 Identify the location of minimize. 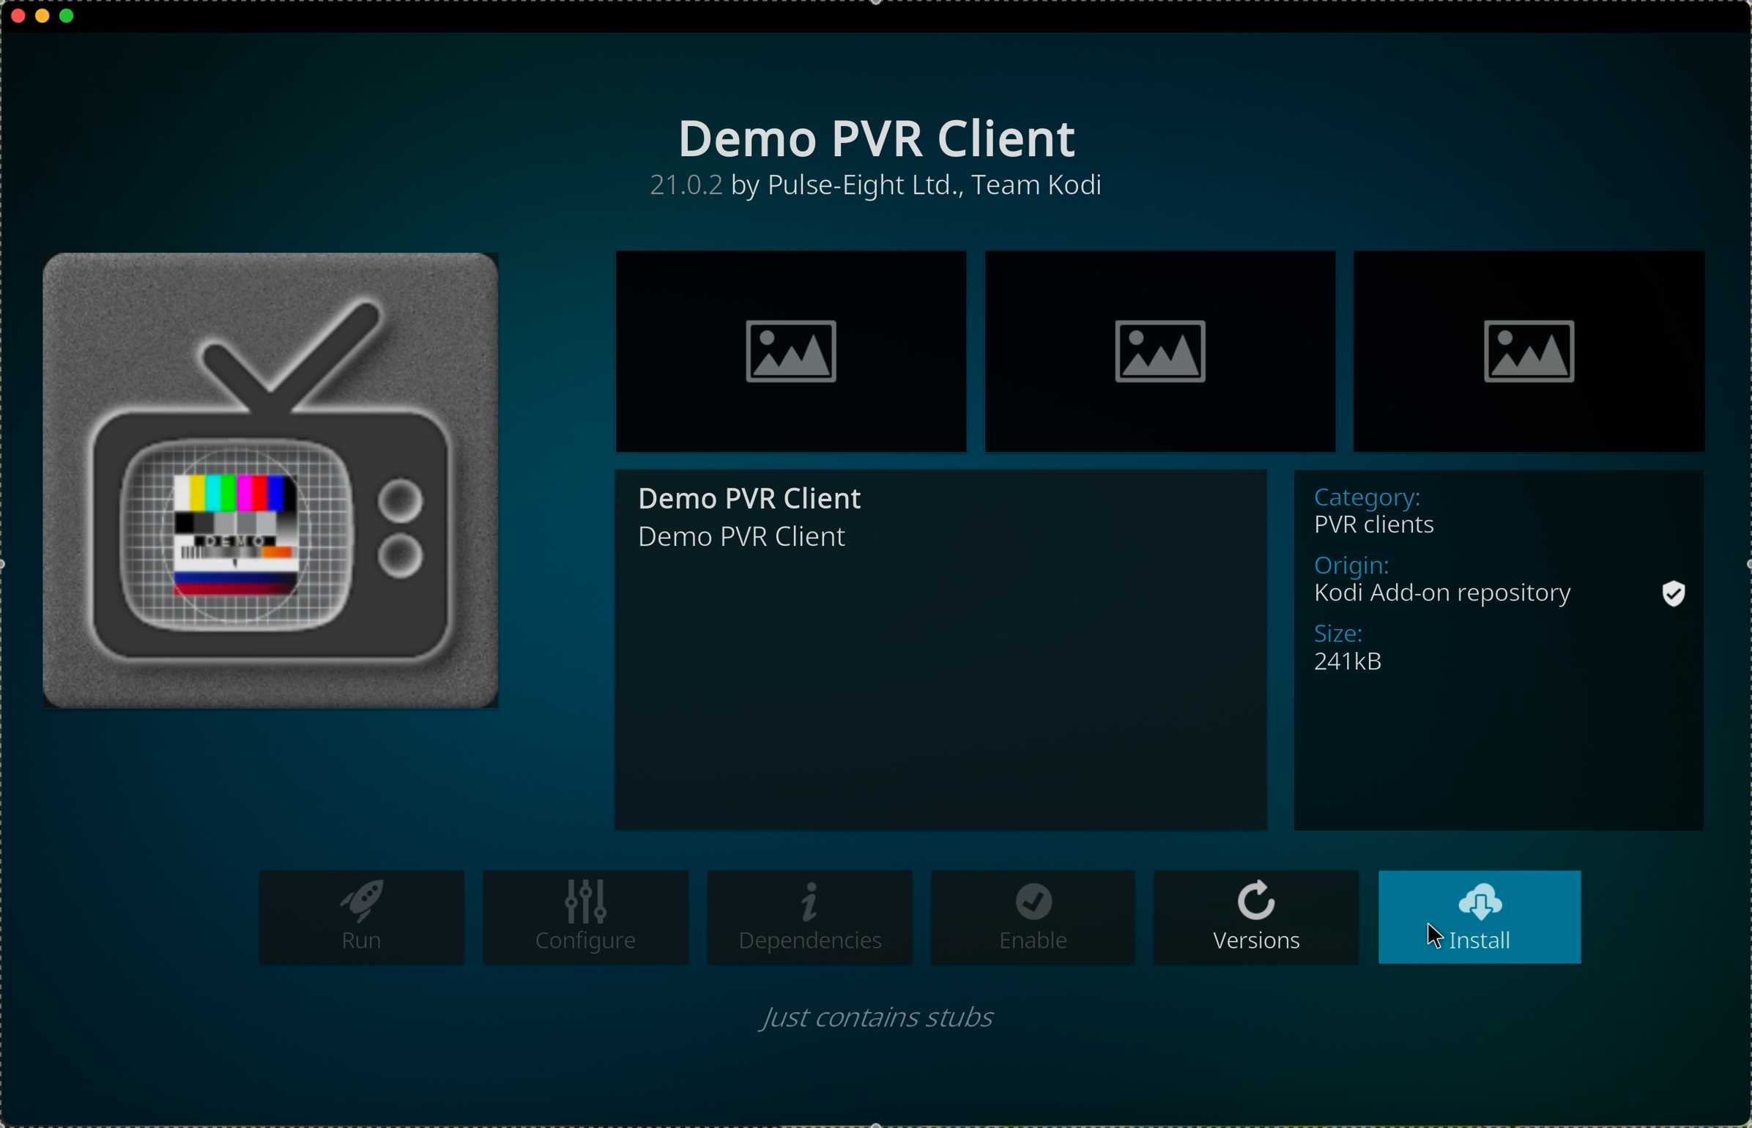
(42, 22).